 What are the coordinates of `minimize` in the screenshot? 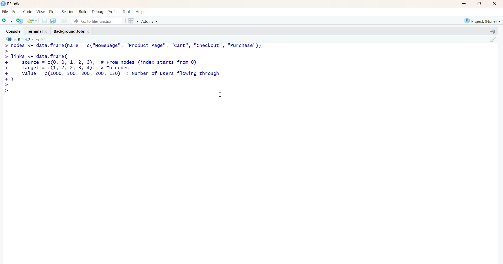 It's located at (463, 4).